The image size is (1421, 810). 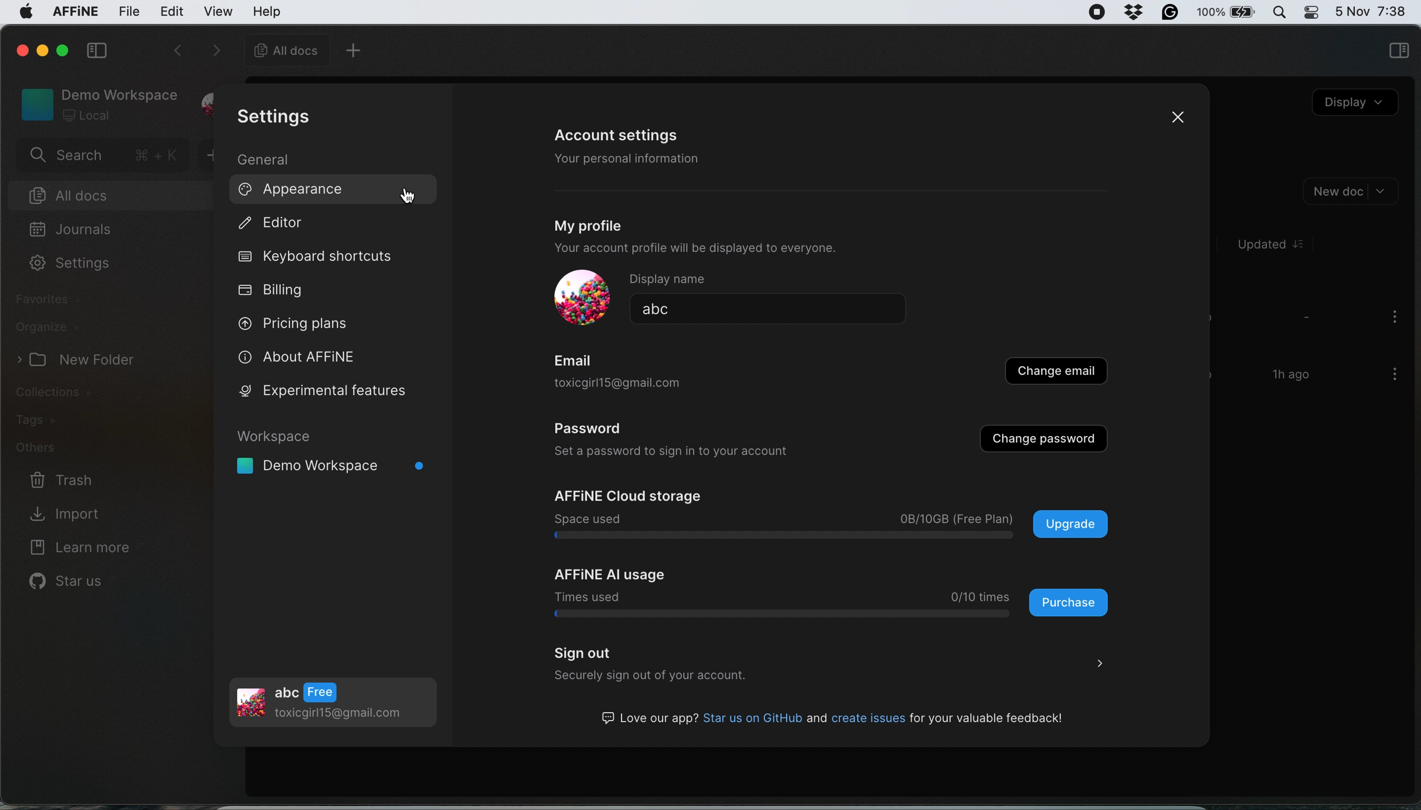 What do you see at coordinates (781, 613) in the screenshot?
I see `log bar` at bounding box center [781, 613].